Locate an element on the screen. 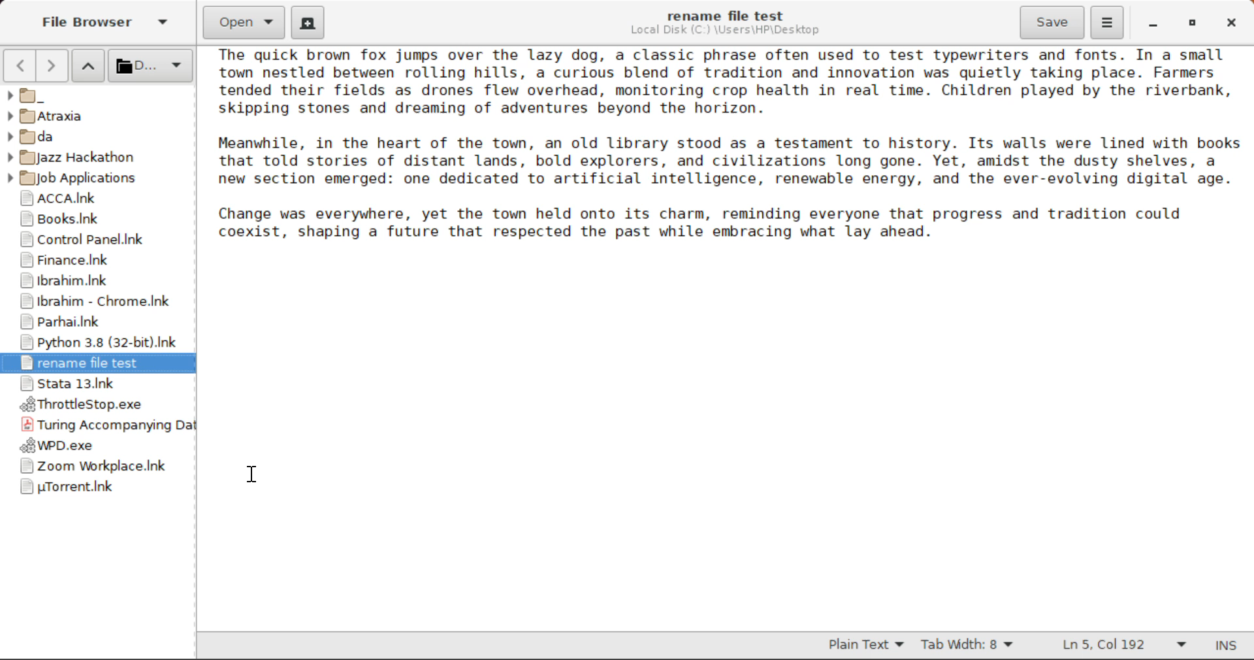 This screenshot has width=1254, height=660. Previous Page is located at coordinates (19, 65).